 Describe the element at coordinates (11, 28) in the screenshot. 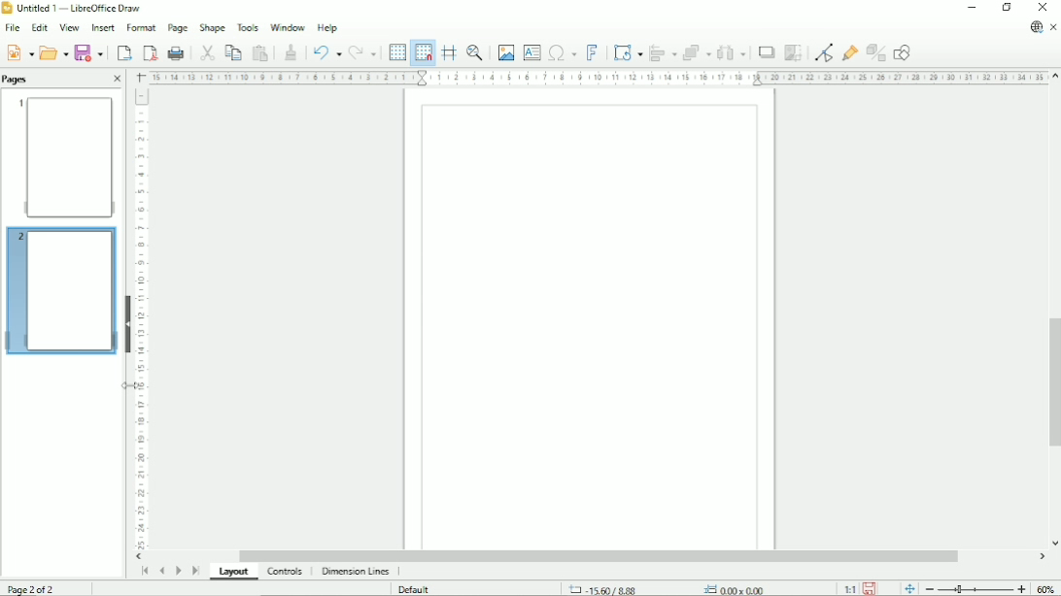

I see `File` at that location.